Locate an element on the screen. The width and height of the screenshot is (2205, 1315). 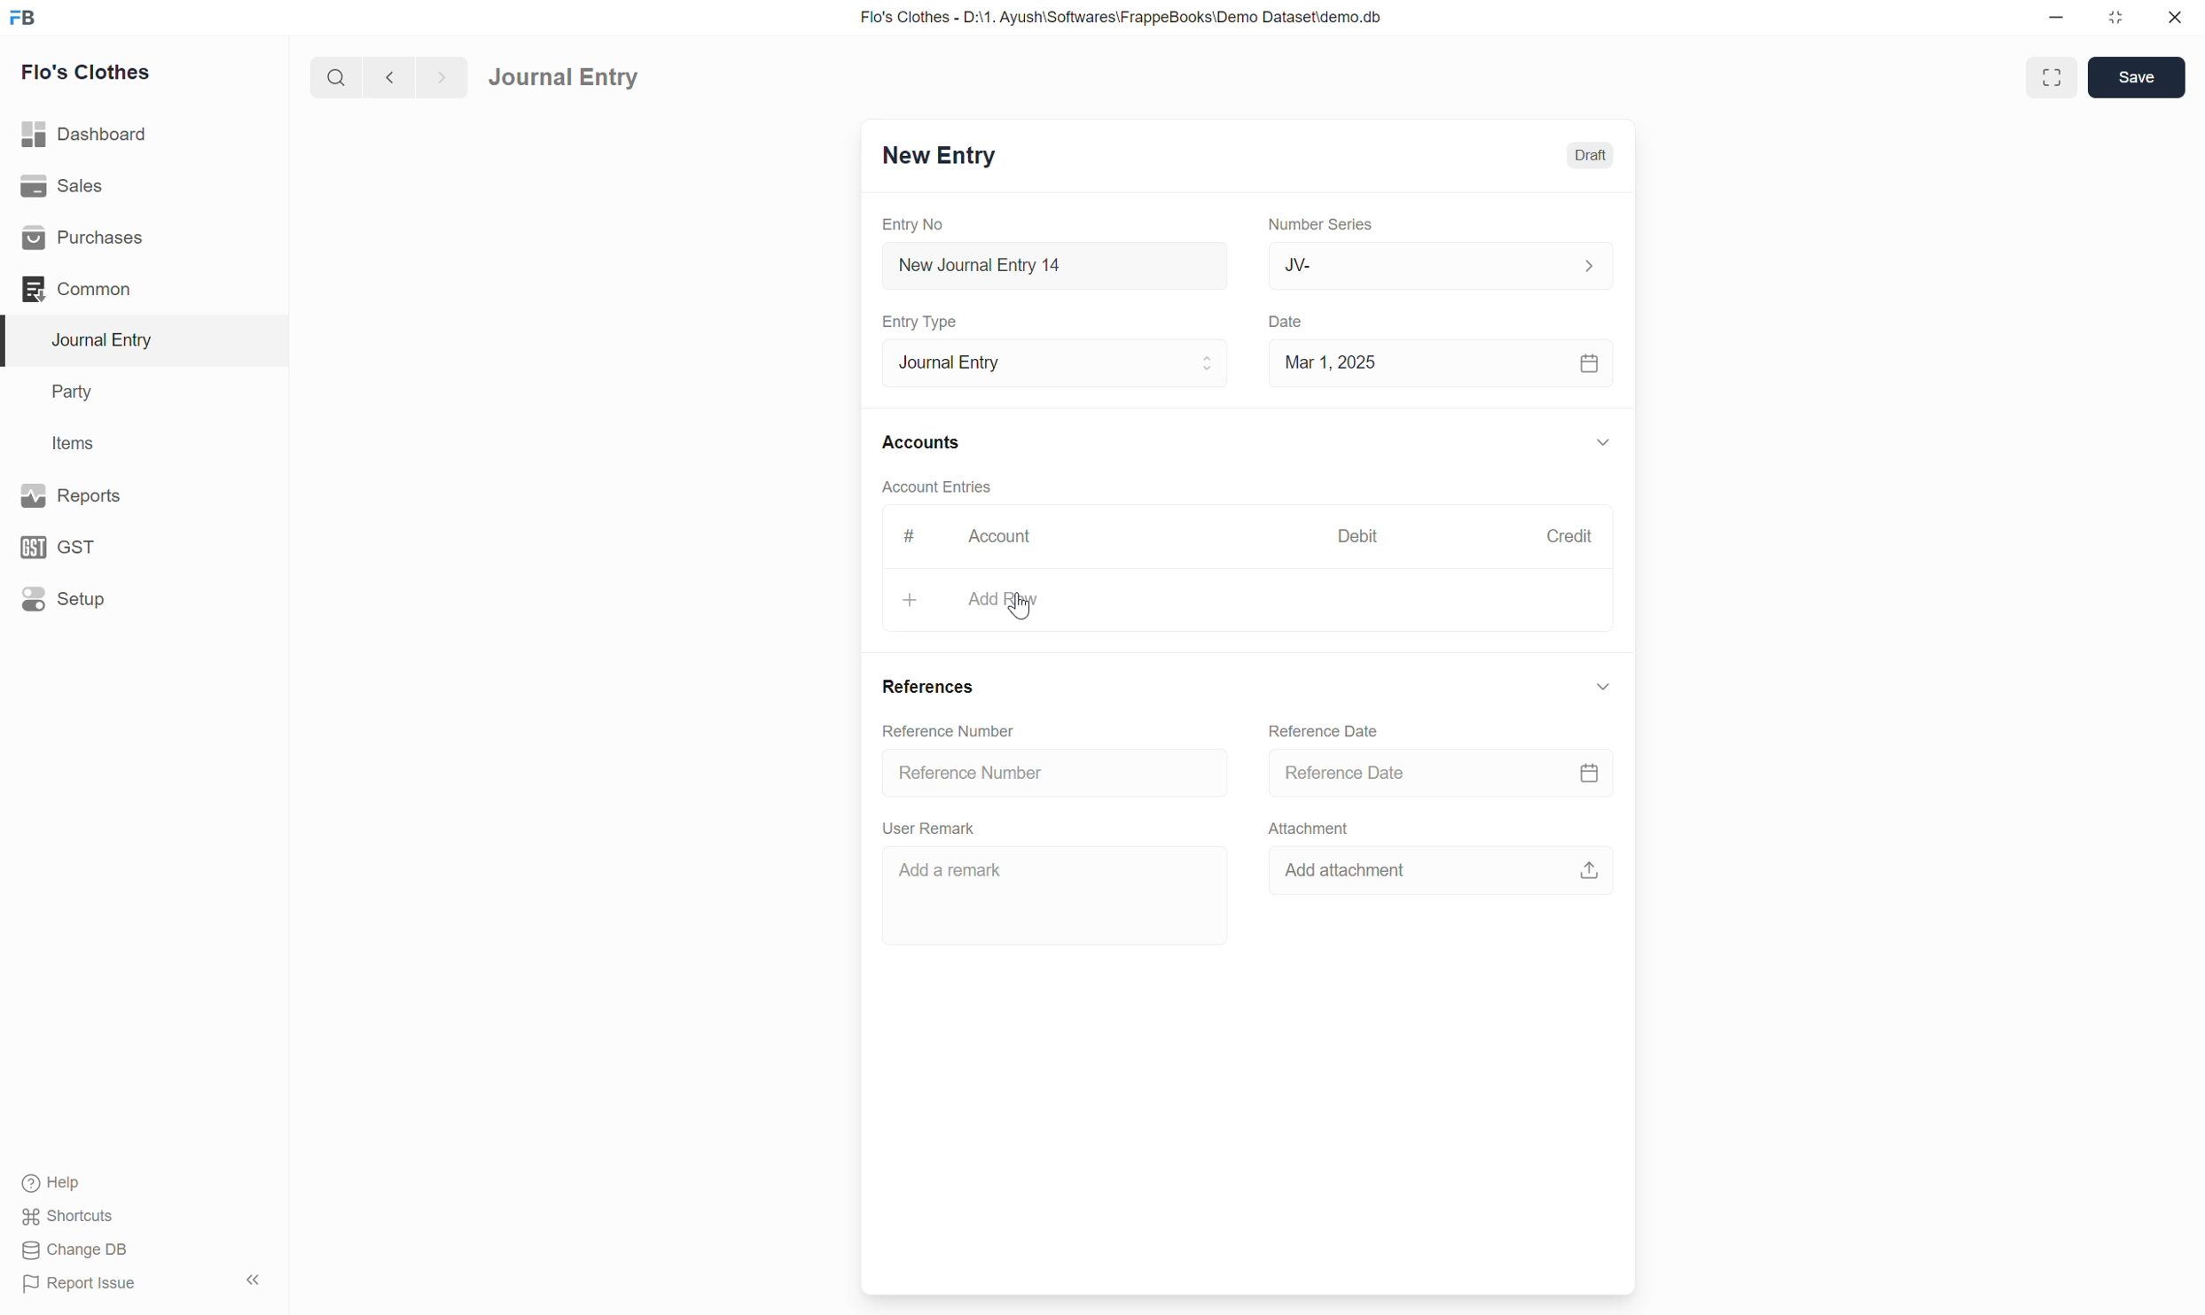
Purchases is located at coordinates (88, 238).